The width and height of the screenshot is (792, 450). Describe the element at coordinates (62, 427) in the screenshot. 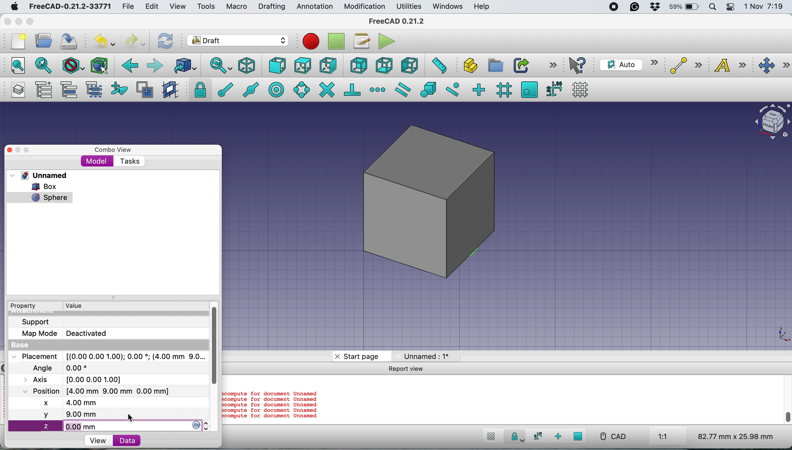

I see `z axis chosen` at that location.